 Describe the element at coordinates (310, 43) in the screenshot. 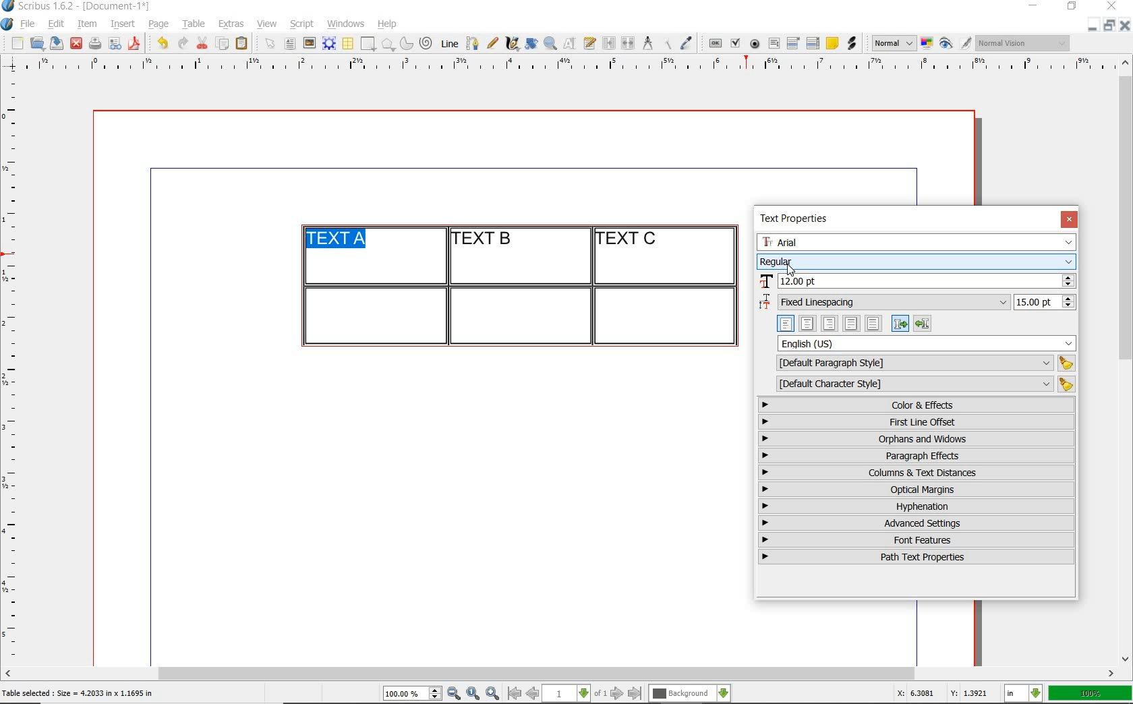

I see `image frame` at that location.